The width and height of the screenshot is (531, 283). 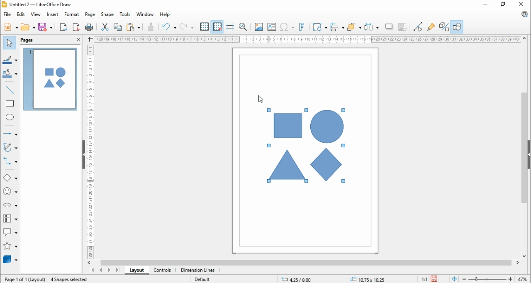 I want to click on align objects, so click(x=336, y=26).